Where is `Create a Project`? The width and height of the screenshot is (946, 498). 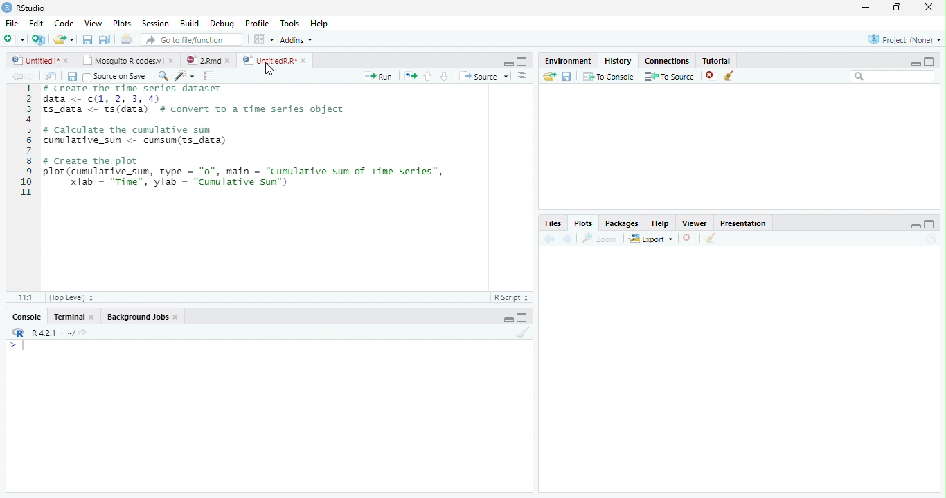 Create a Project is located at coordinates (39, 40).